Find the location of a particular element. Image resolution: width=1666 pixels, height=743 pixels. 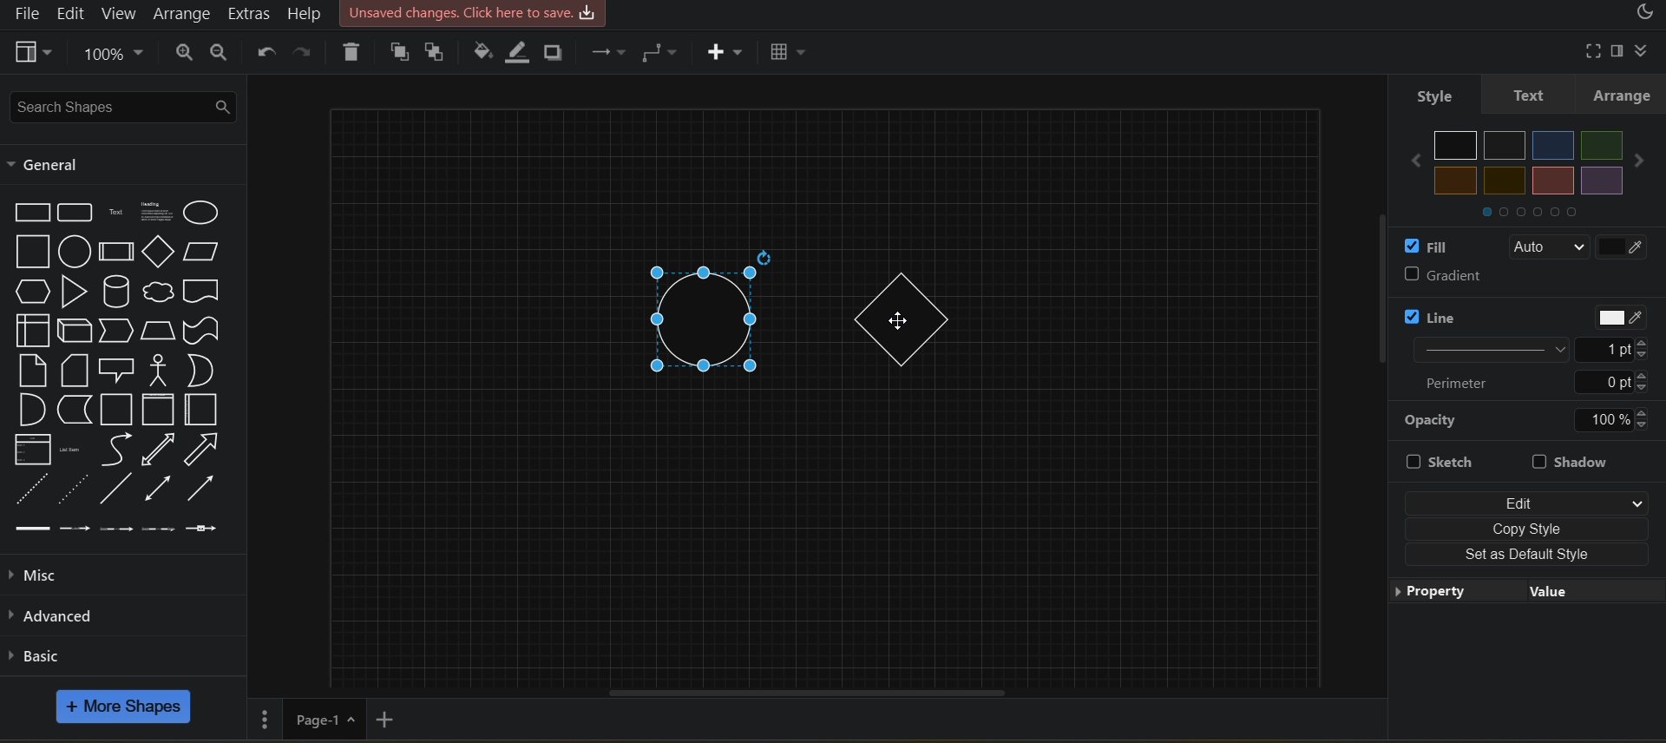

Bidirectional Connector is located at coordinates (158, 486).